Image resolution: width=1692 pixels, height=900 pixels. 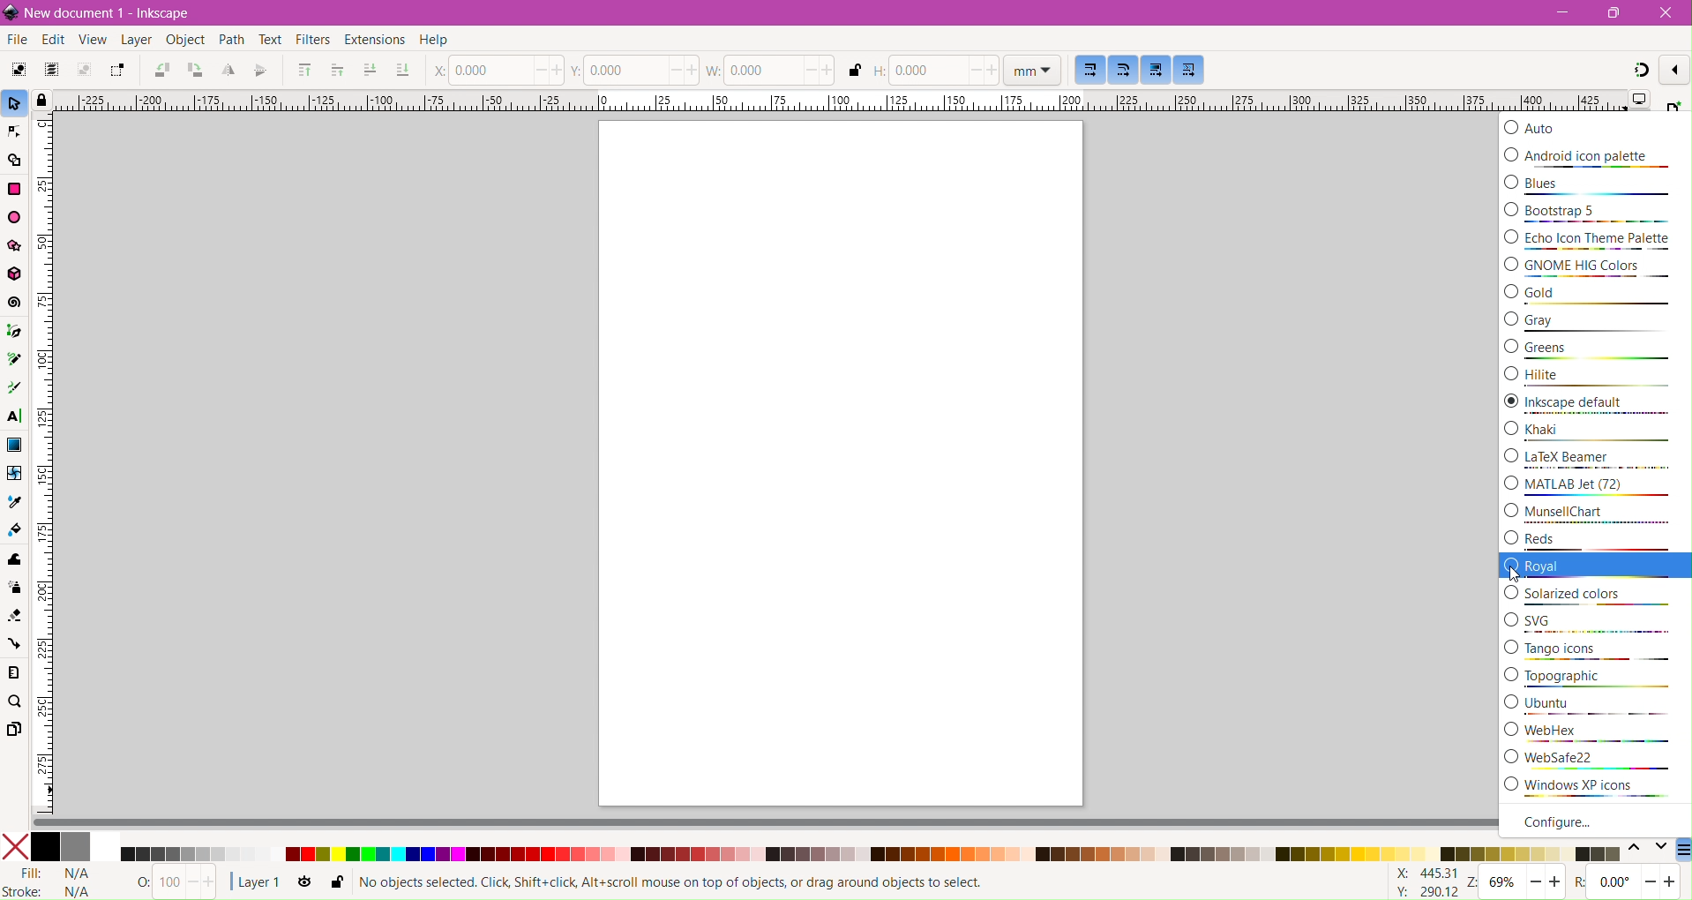 What do you see at coordinates (1595, 378) in the screenshot?
I see `Hilite` at bounding box center [1595, 378].